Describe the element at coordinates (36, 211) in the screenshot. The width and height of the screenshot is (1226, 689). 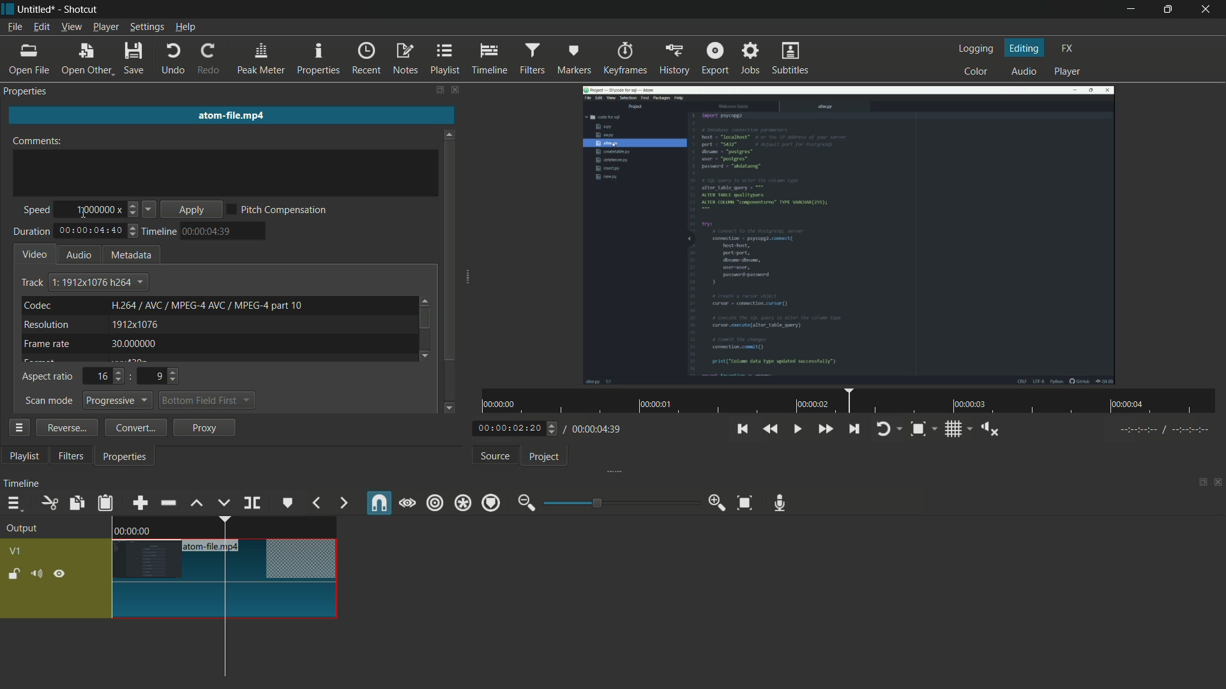
I see `speed` at that location.